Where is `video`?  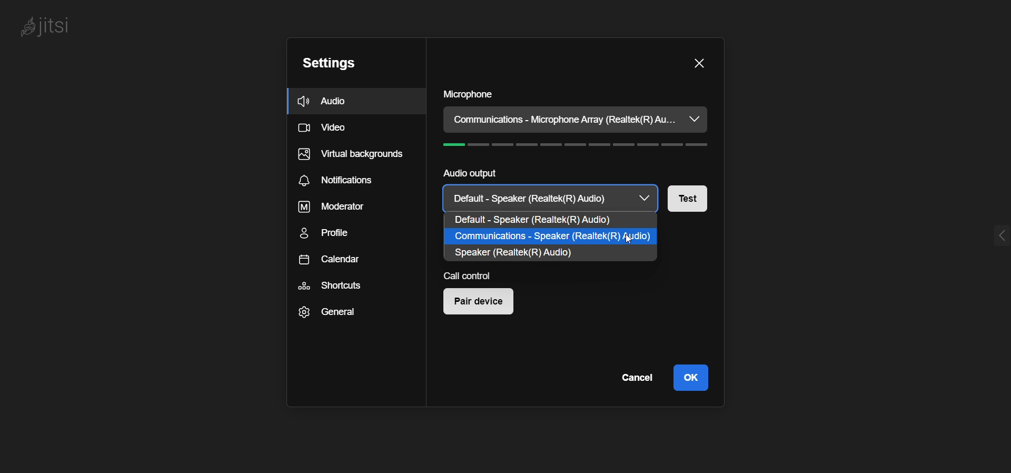 video is located at coordinates (325, 130).